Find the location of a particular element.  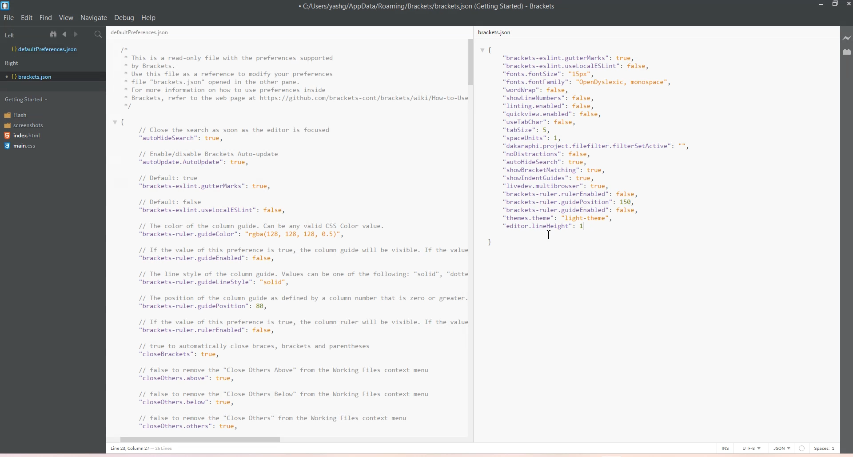

Debug is located at coordinates (124, 18).